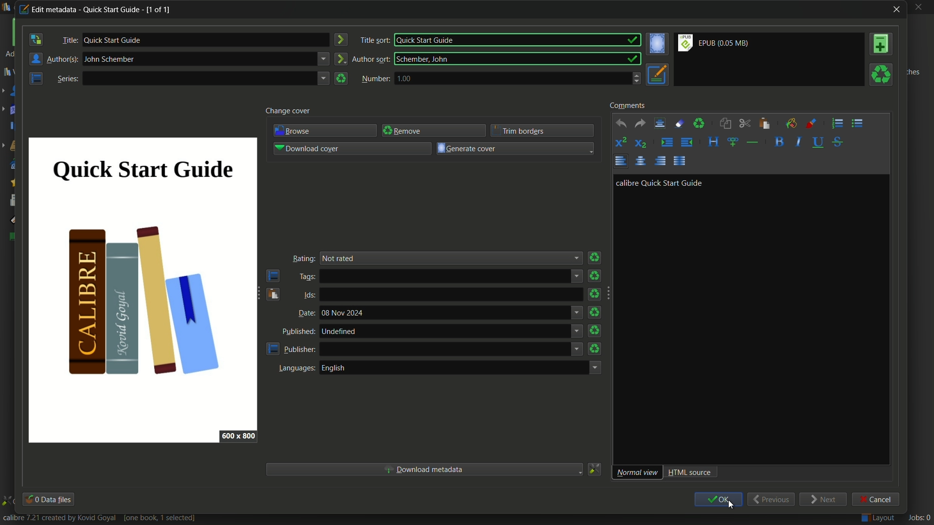 The image size is (934, 525). Describe the element at coordinates (657, 74) in the screenshot. I see `set metadata` at that location.